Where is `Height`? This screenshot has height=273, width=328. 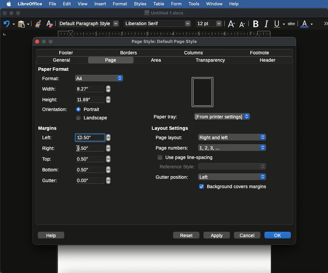 Height is located at coordinates (77, 100).